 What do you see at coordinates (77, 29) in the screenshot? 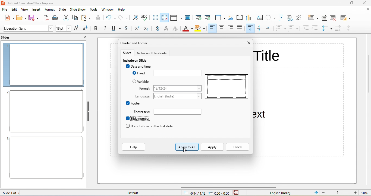
I see `increase font size` at bounding box center [77, 29].